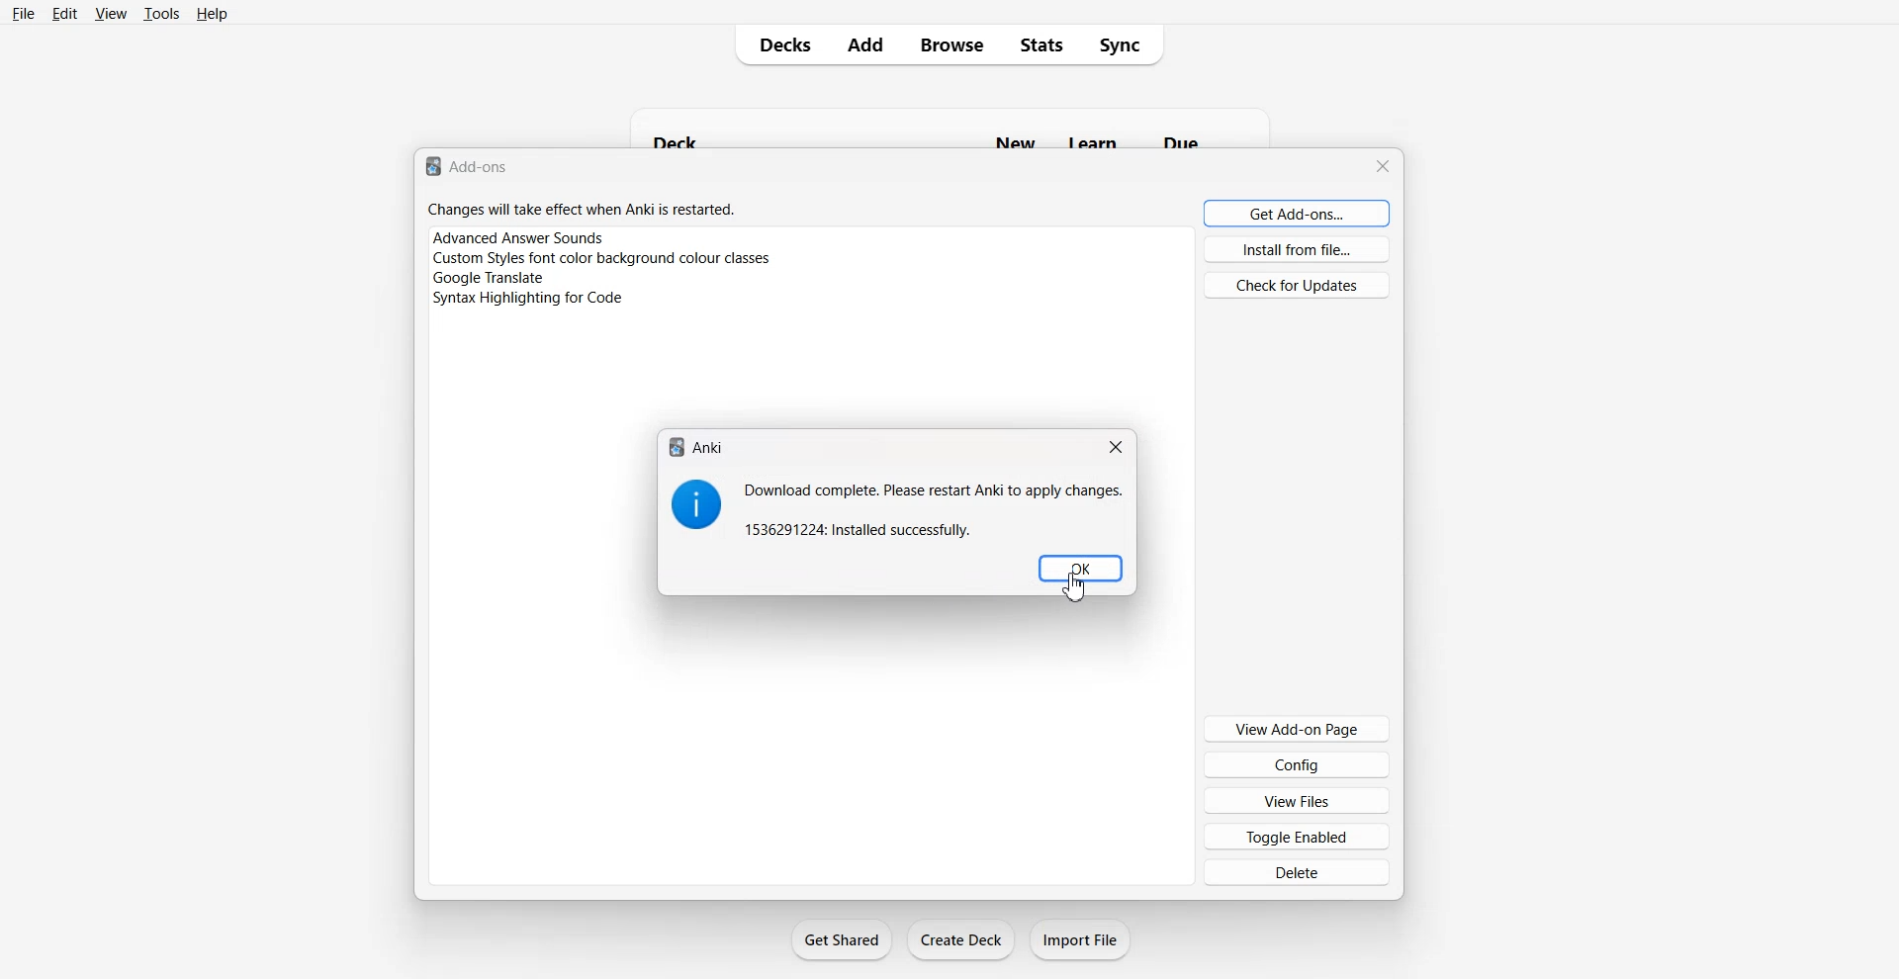 The height and width of the screenshot is (979, 1899). I want to click on new, so click(1013, 141).